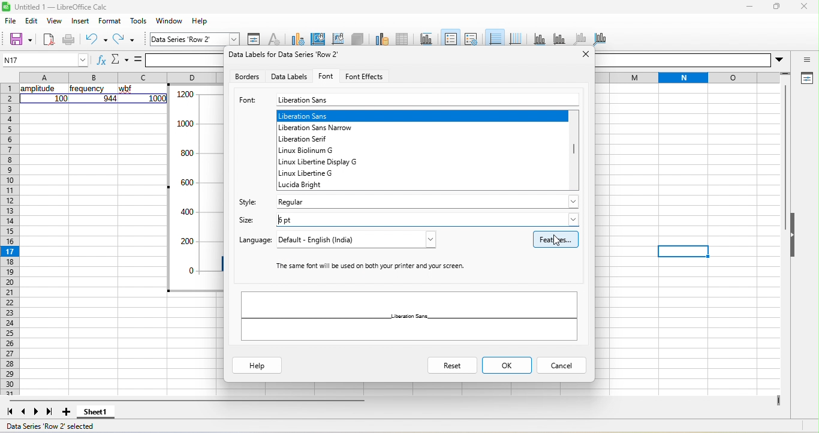 The height and width of the screenshot is (433, 819). What do you see at coordinates (425, 200) in the screenshot?
I see `regular` at bounding box center [425, 200].